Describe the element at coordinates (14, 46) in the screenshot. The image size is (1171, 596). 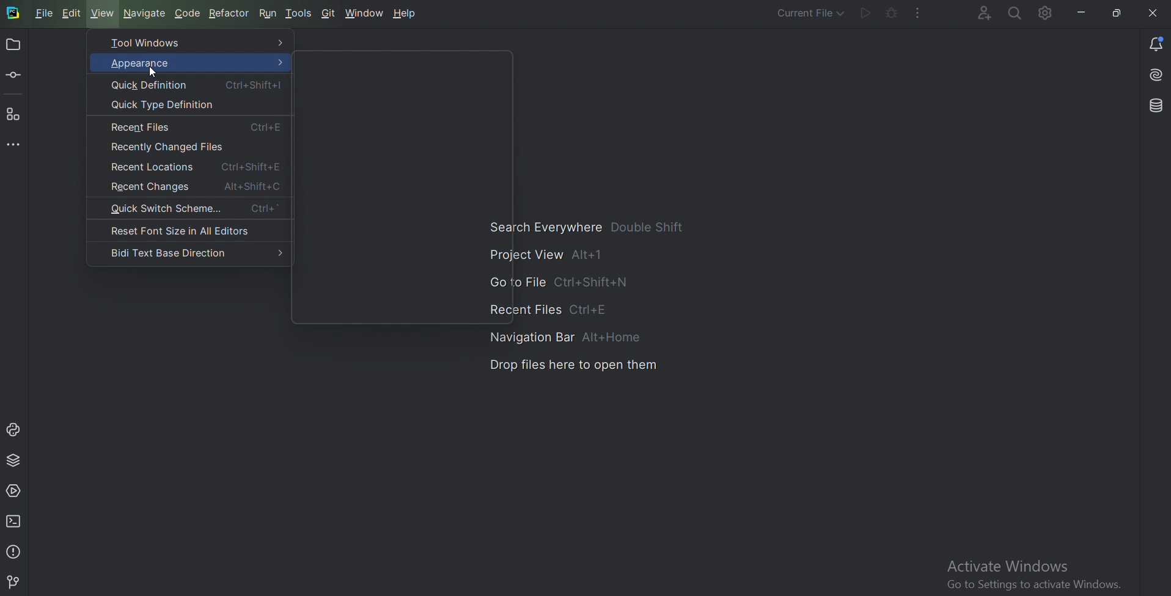
I see `Project` at that location.